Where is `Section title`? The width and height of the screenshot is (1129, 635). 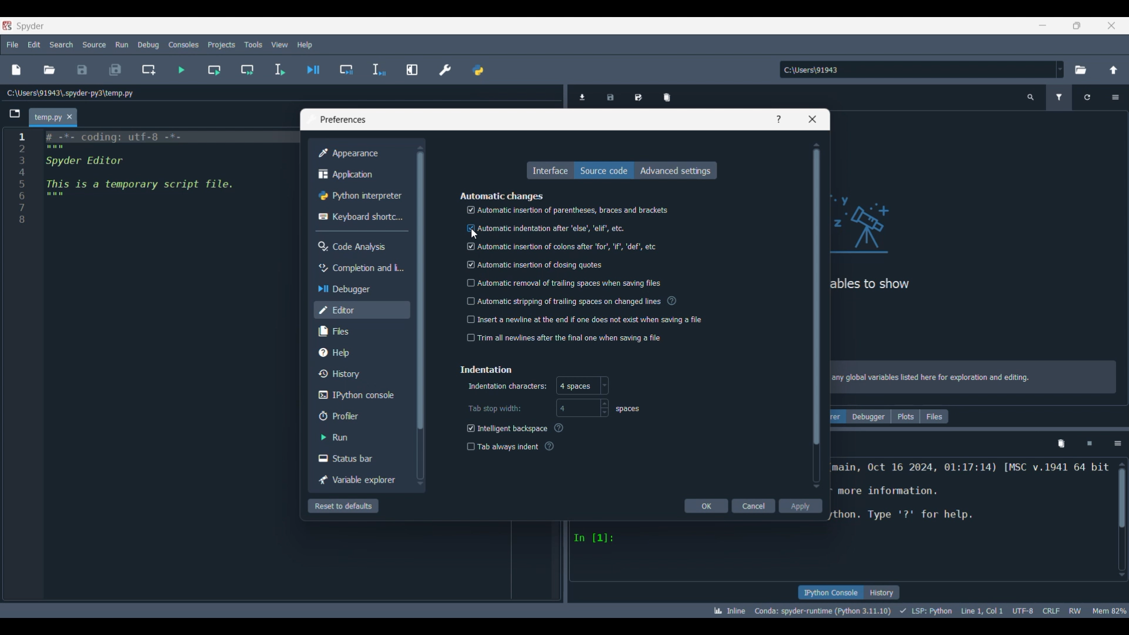 Section title is located at coordinates (486, 369).